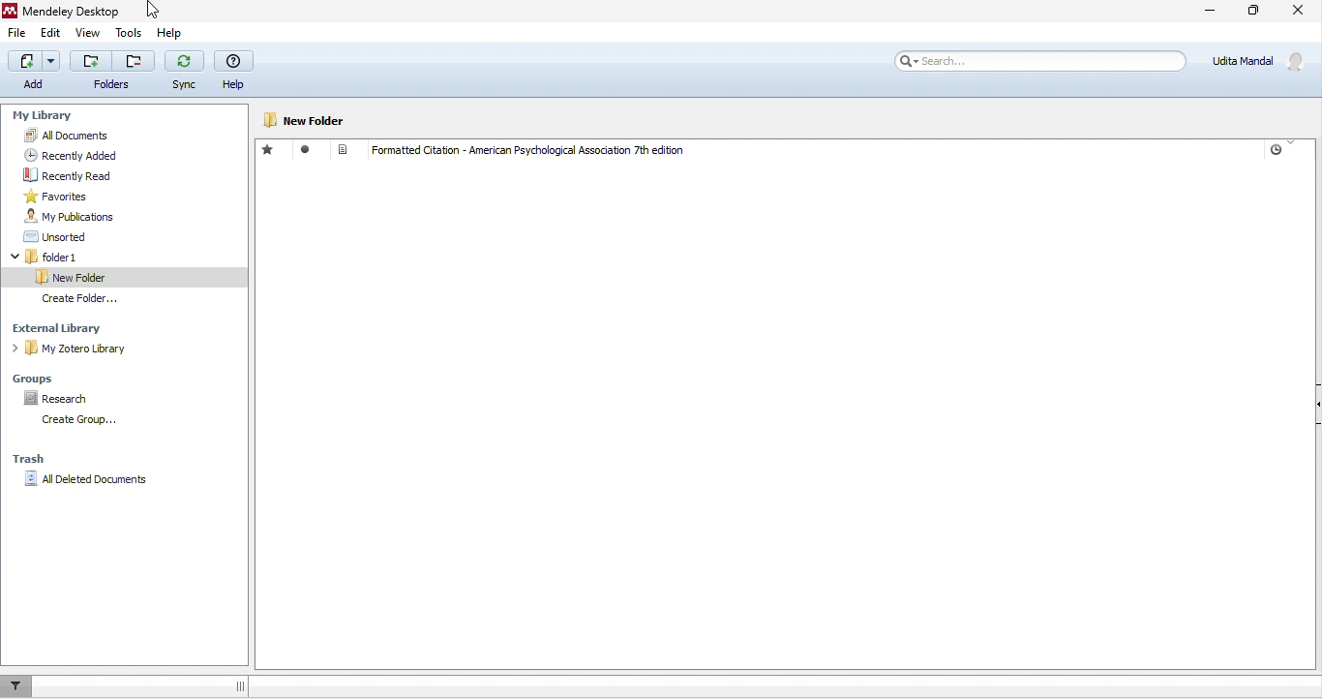  Describe the element at coordinates (1275, 150) in the screenshot. I see `Timer logo` at that location.